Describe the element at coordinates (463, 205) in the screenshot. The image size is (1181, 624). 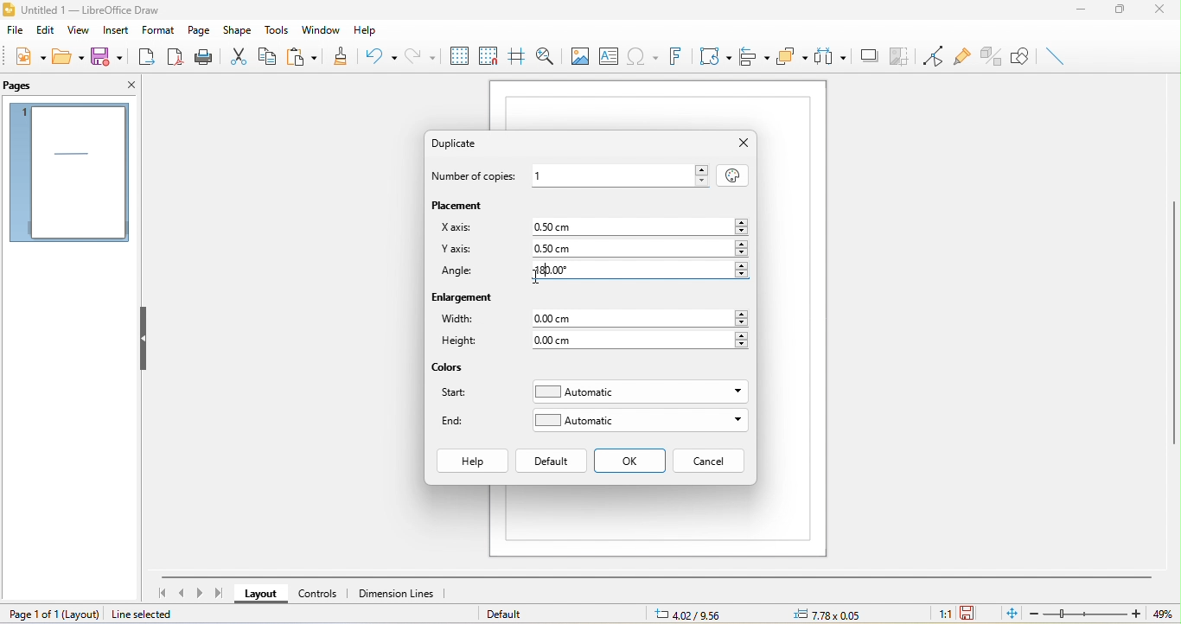
I see `placement` at that location.